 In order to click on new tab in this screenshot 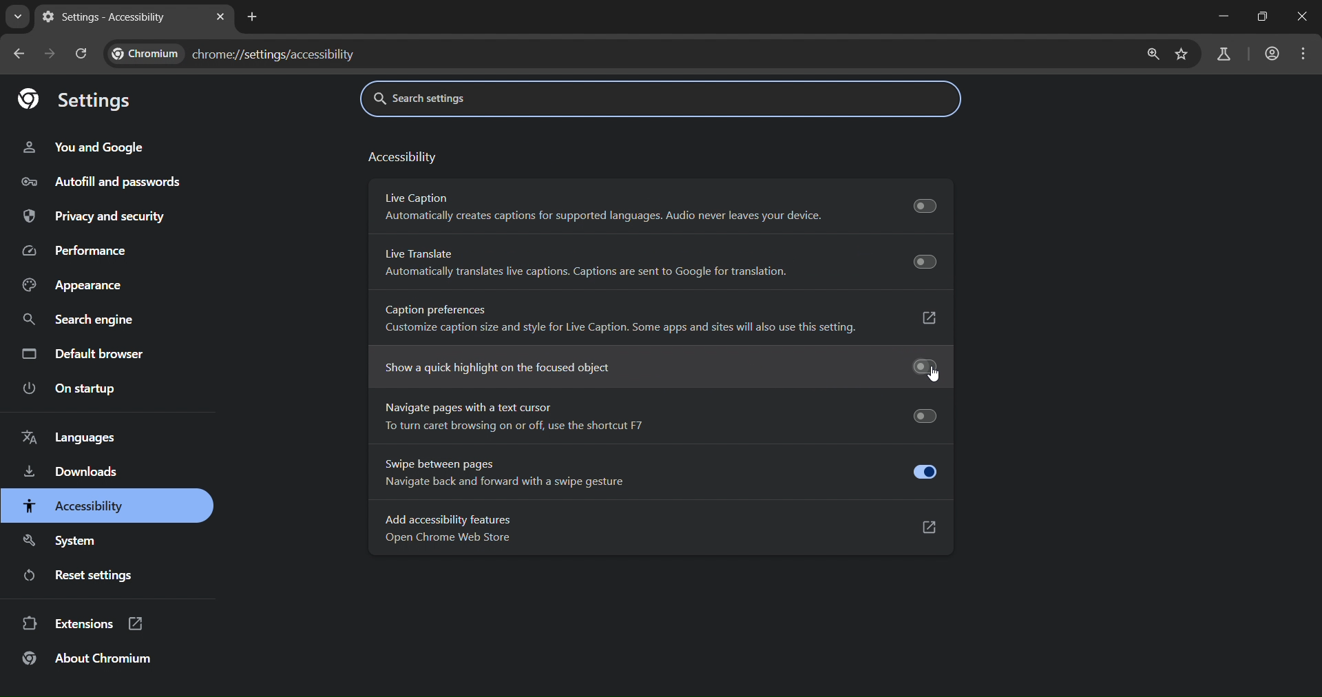, I will do `click(253, 19)`.